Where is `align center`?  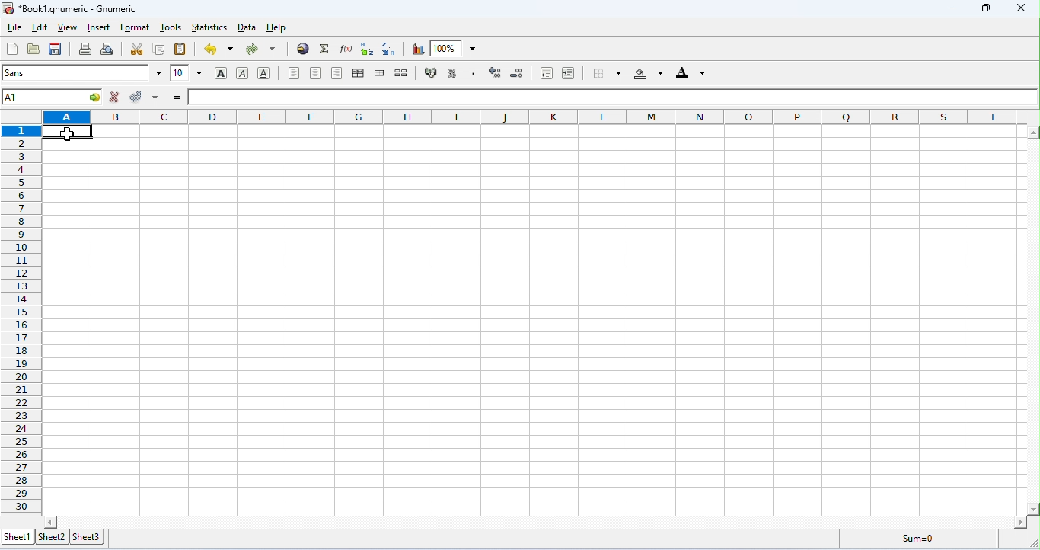 align center is located at coordinates (316, 72).